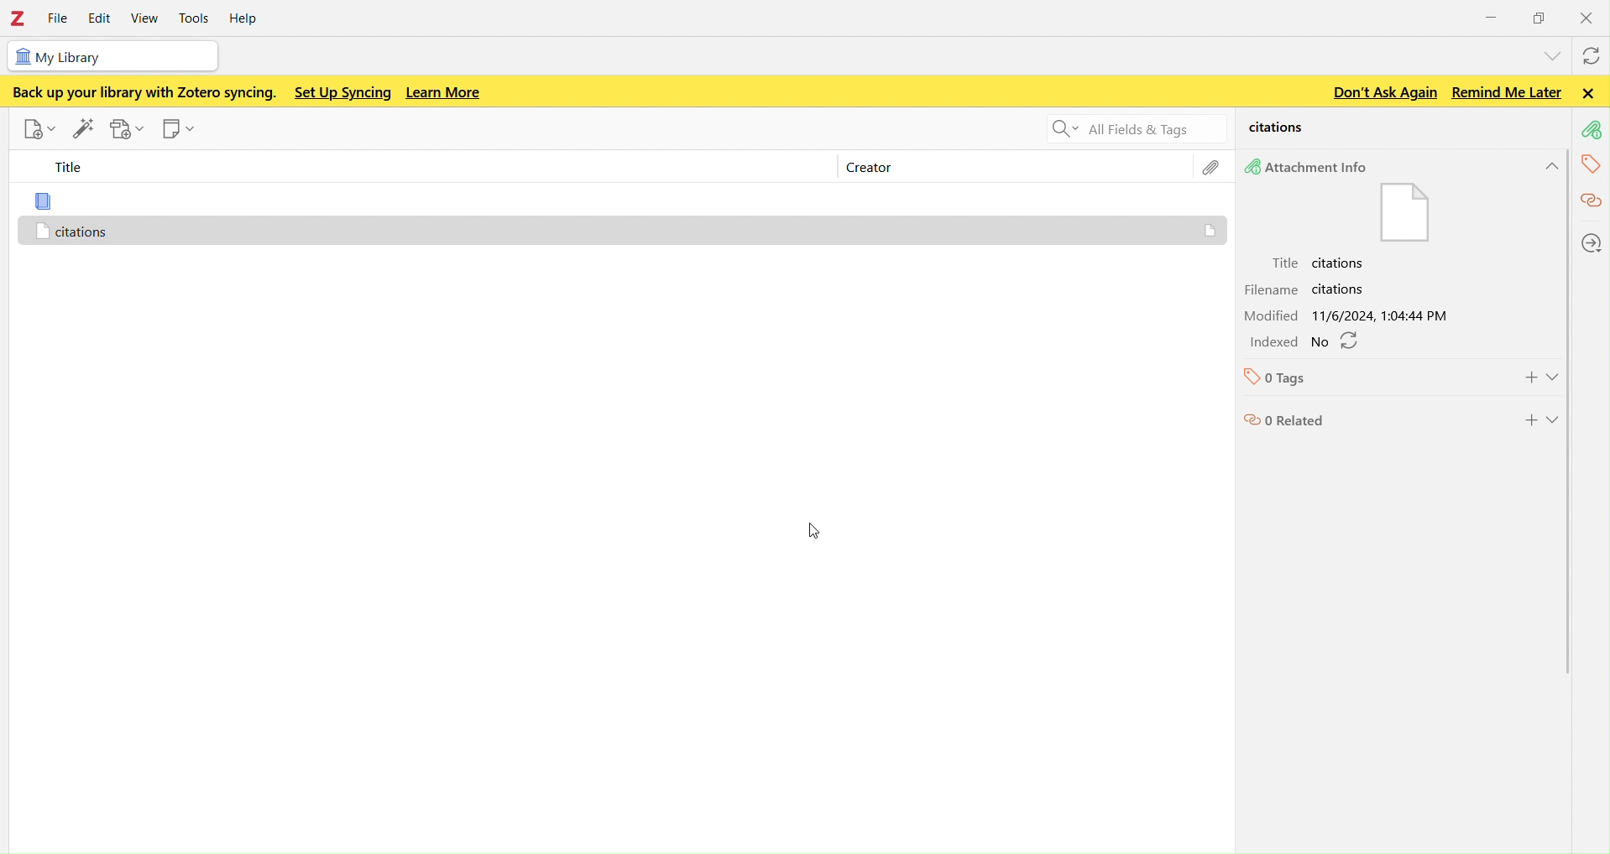 This screenshot has width=1610, height=854. I want to click on Learn more, so click(444, 91).